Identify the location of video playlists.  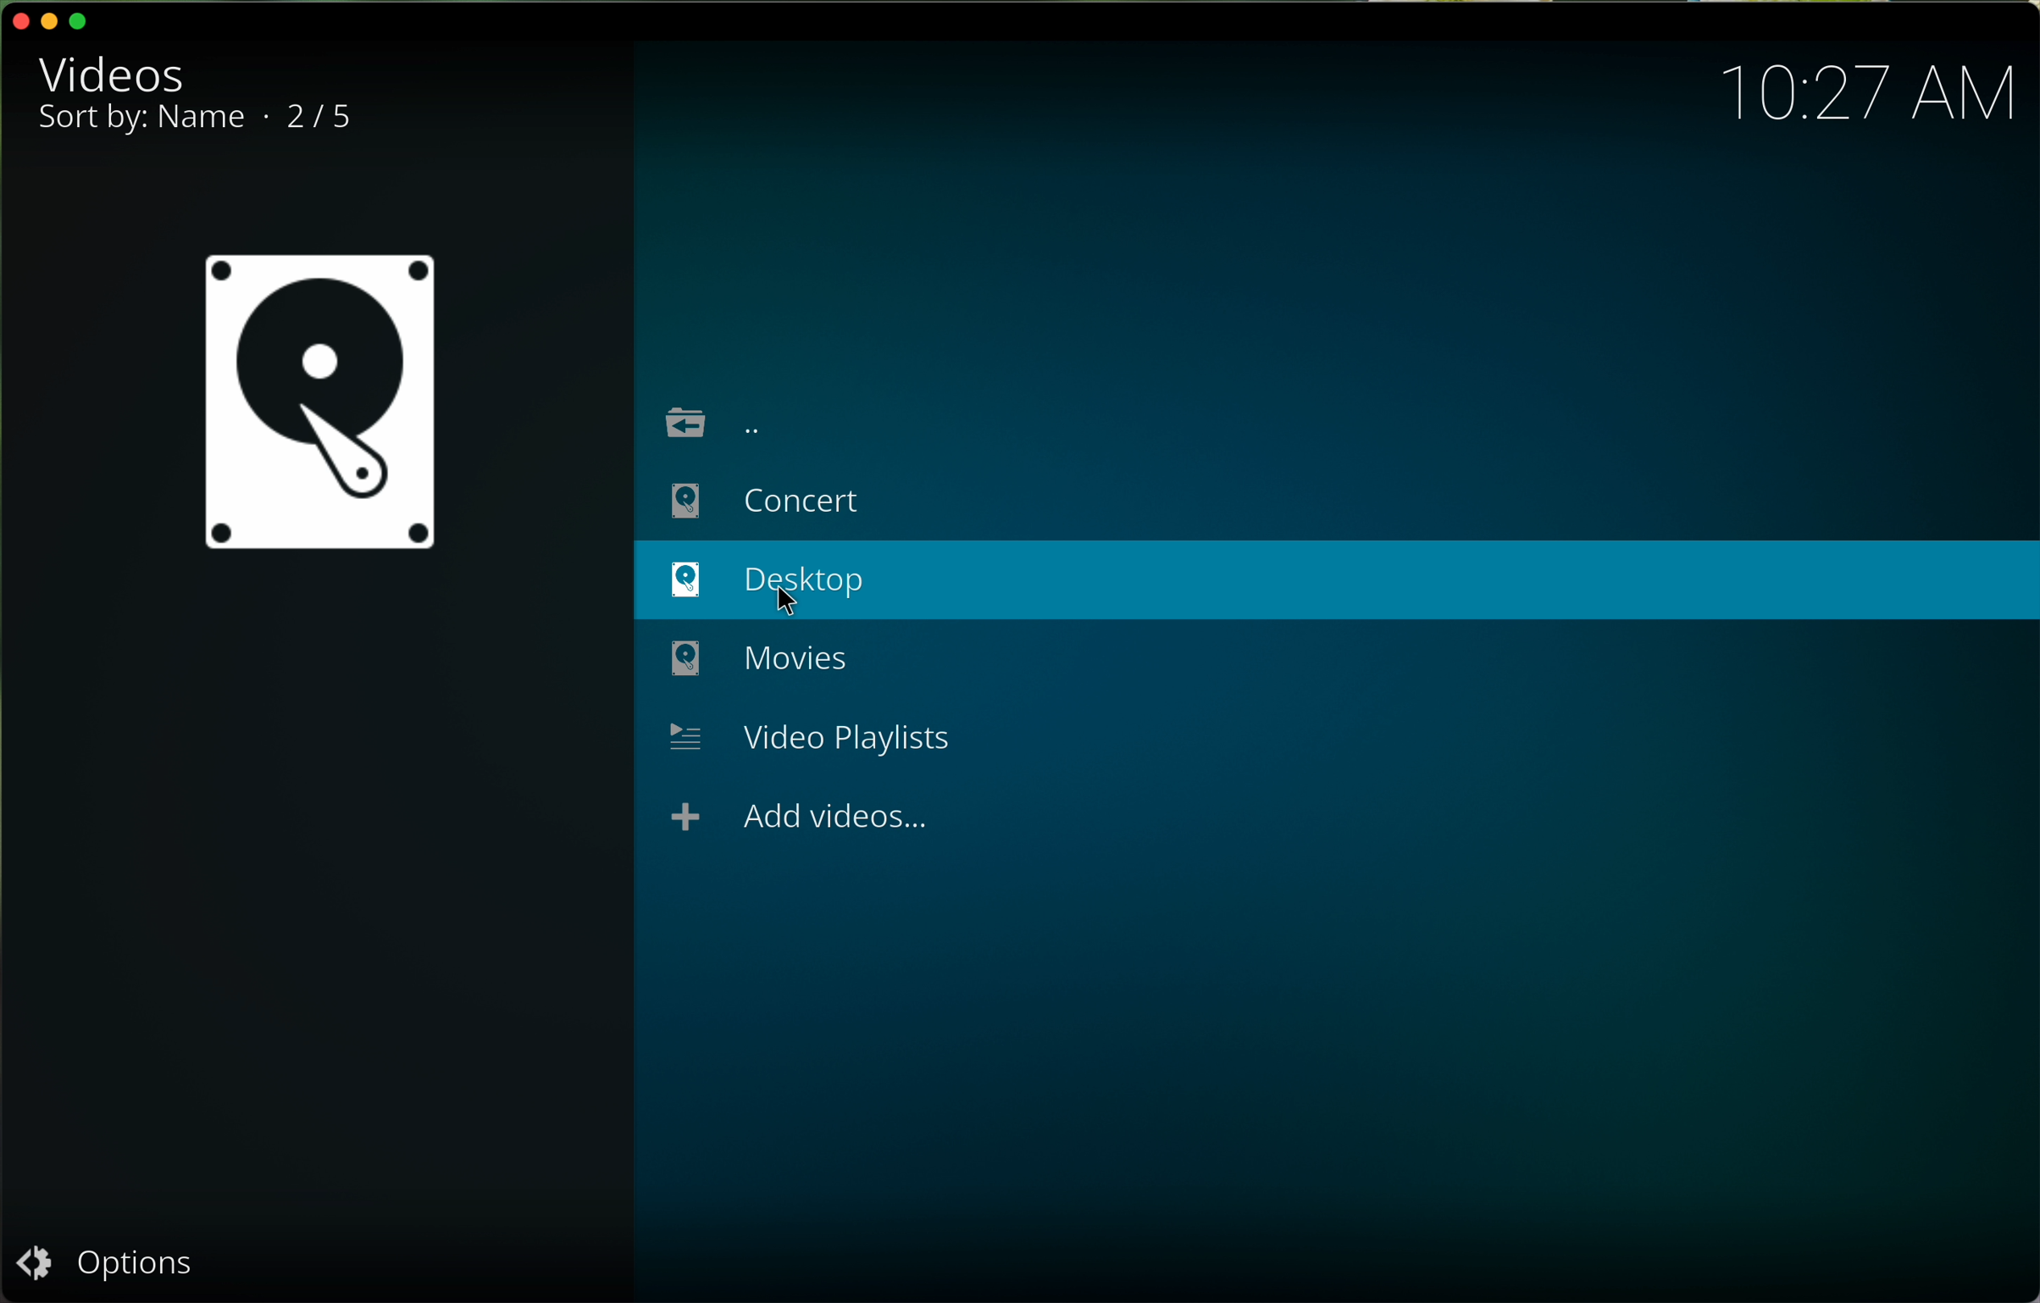
(811, 737).